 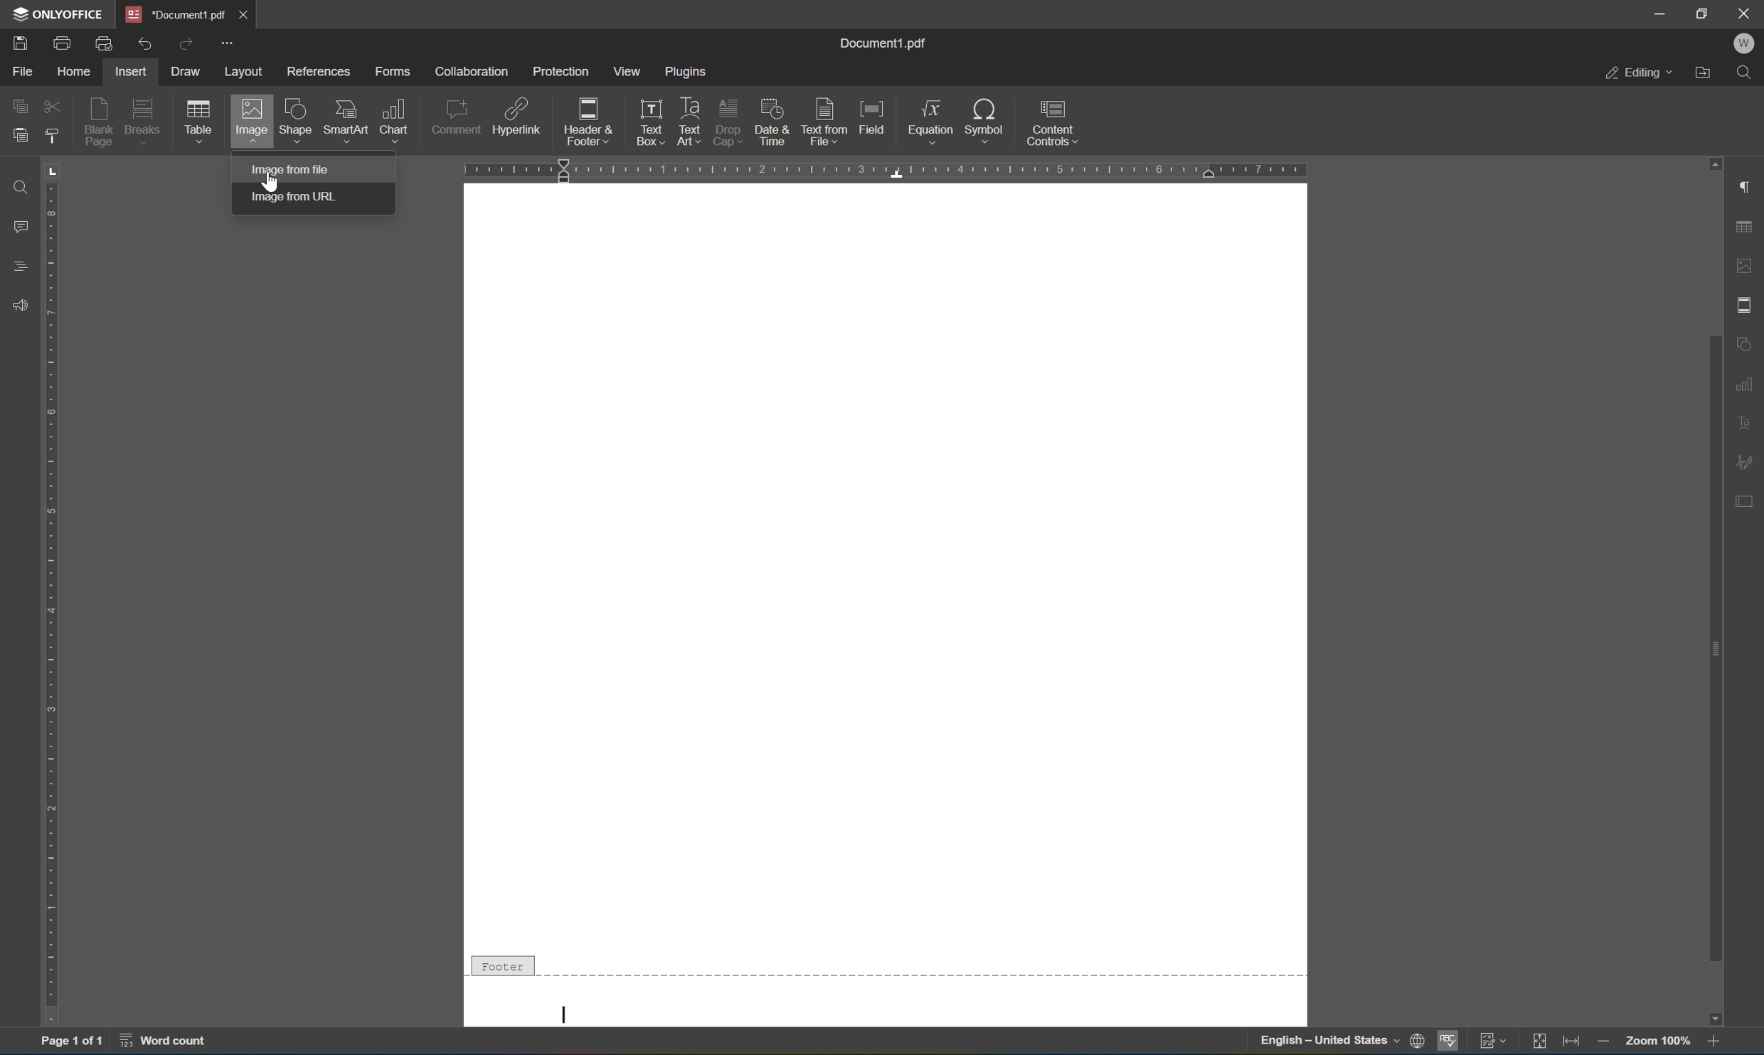 What do you see at coordinates (886, 43) in the screenshot?
I see `document1.pdf` at bounding box center [886, 43].